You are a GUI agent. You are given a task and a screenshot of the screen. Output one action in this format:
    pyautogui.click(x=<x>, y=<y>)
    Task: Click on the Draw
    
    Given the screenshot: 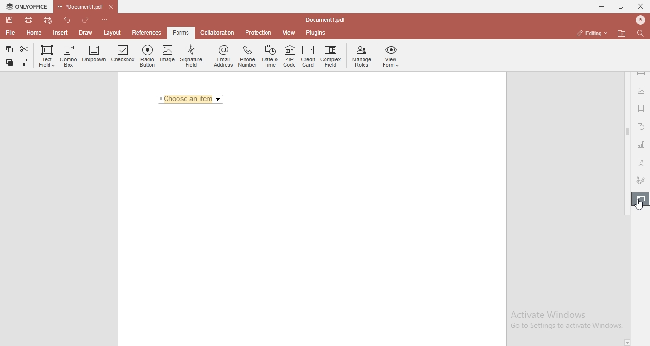 What is the action you would take?
    pyautogui.click(x=88, y=32)
    